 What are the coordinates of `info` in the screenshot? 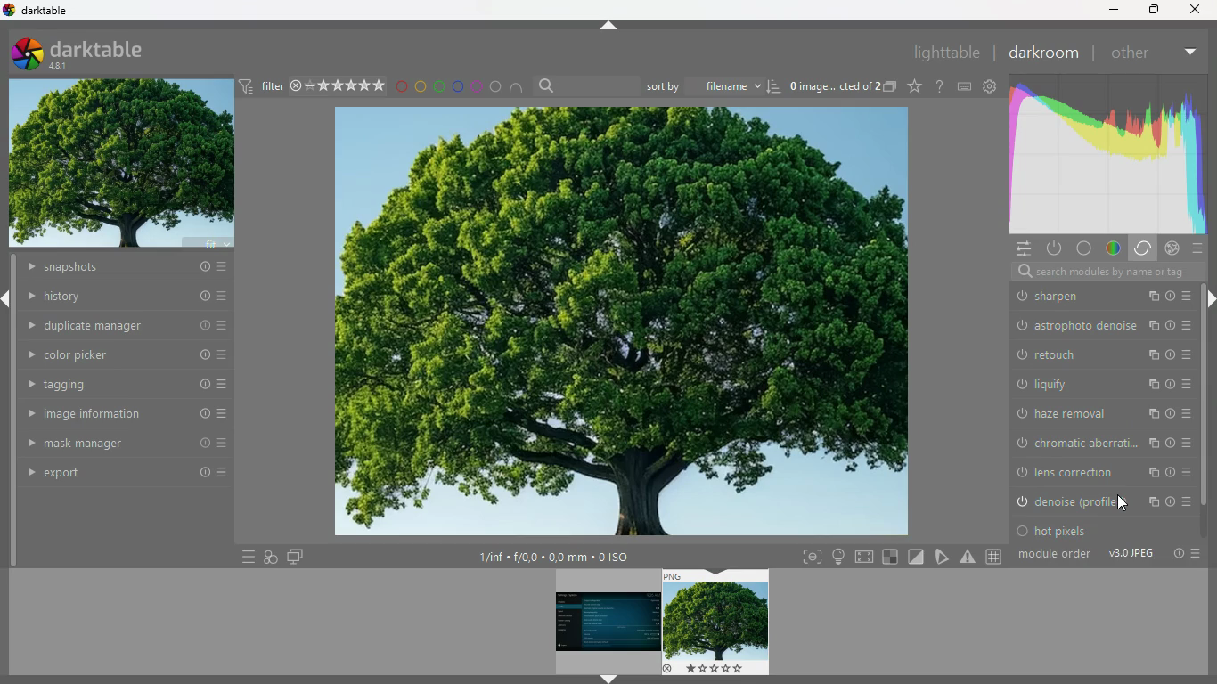 It's located at (1148, 351).